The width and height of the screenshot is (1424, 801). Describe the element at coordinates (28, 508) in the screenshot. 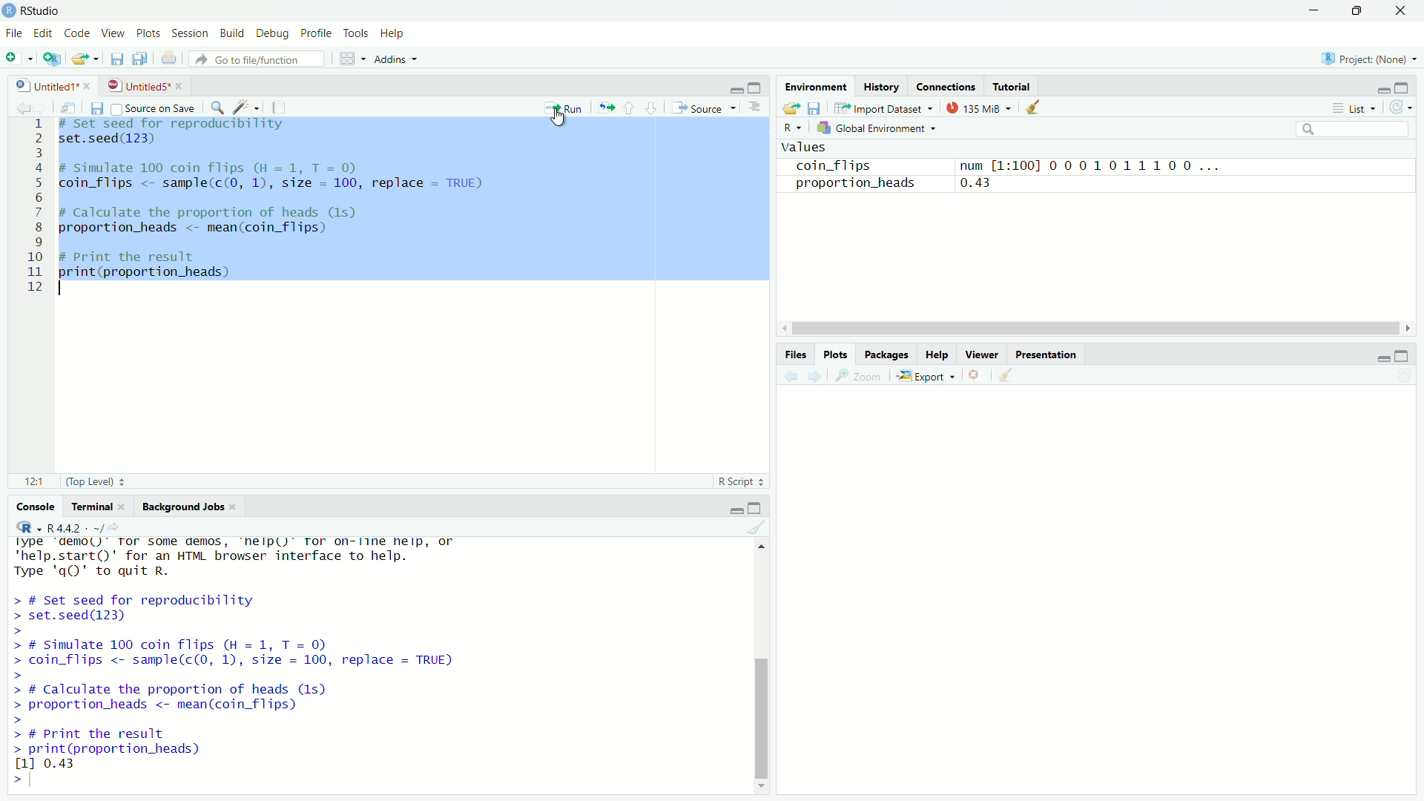

I see `console` at that location.